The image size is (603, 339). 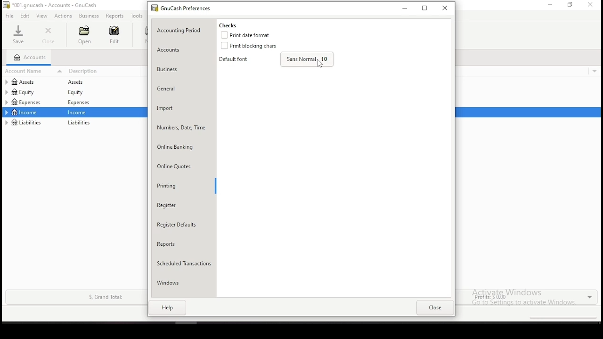 What do you see at coordinates (174, 70) in the screenshot?
I see `business` at bounding box center [174, 70].